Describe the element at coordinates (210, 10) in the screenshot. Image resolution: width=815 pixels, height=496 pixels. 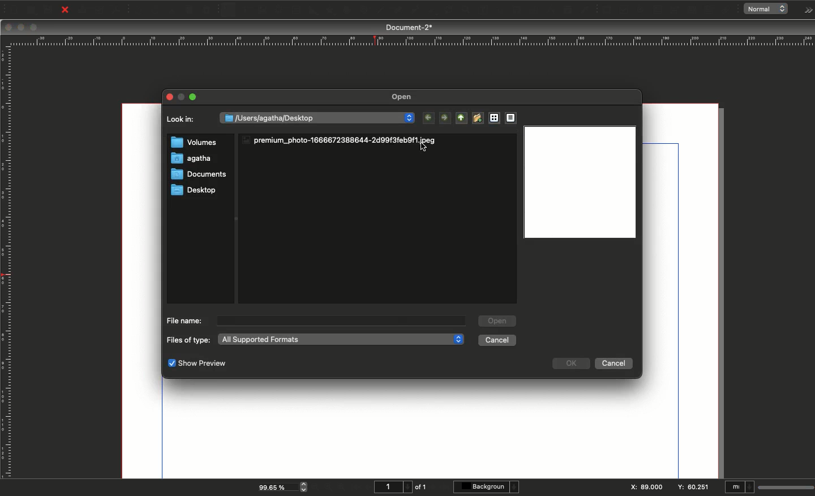
I see `Paste` at that location.